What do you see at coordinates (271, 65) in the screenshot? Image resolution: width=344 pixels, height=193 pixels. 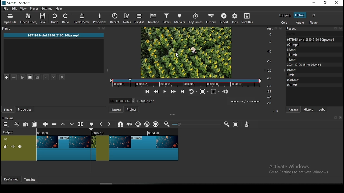 I see `scale` at bounding box center [271, 65].